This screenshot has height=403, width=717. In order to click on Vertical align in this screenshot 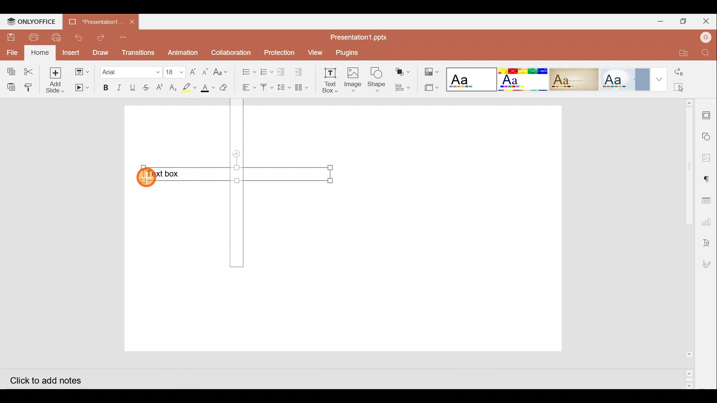, I will do `click(266, 89)`.